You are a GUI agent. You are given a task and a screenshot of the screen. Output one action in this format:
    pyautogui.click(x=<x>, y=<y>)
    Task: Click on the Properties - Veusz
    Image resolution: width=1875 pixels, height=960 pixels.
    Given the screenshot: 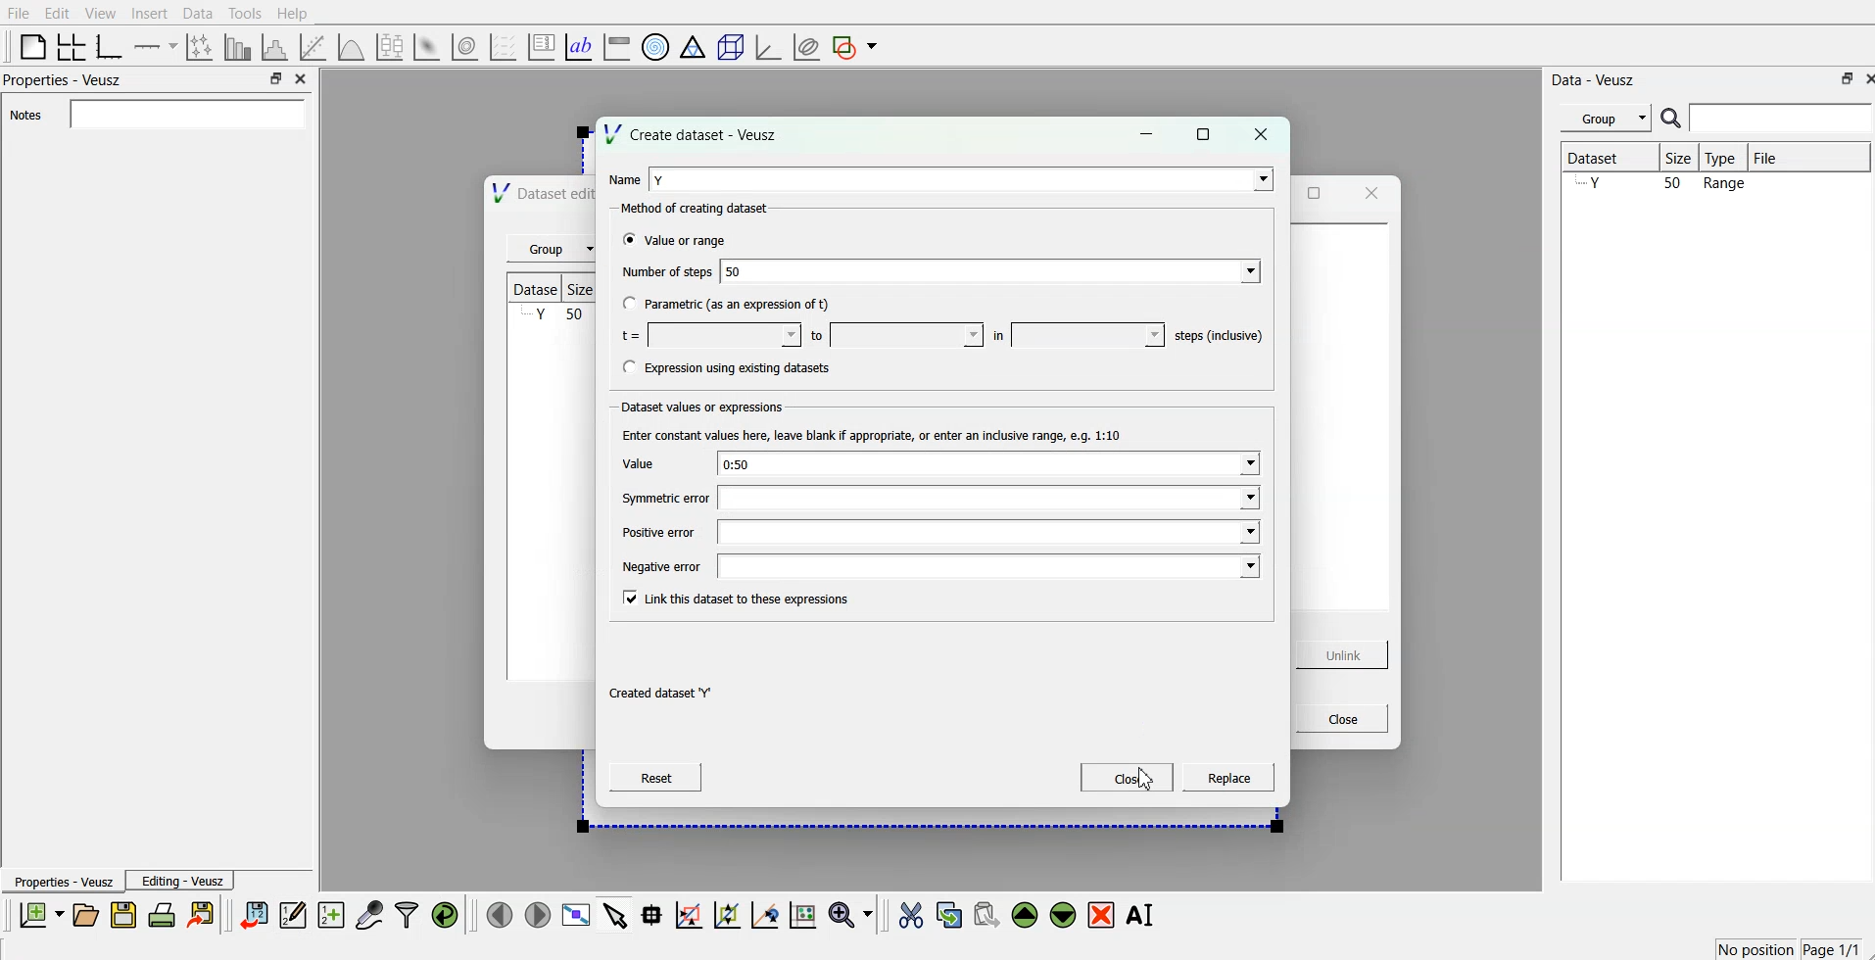 What is the action you would take?
    pyautogui.click(x=65, y=882)
    